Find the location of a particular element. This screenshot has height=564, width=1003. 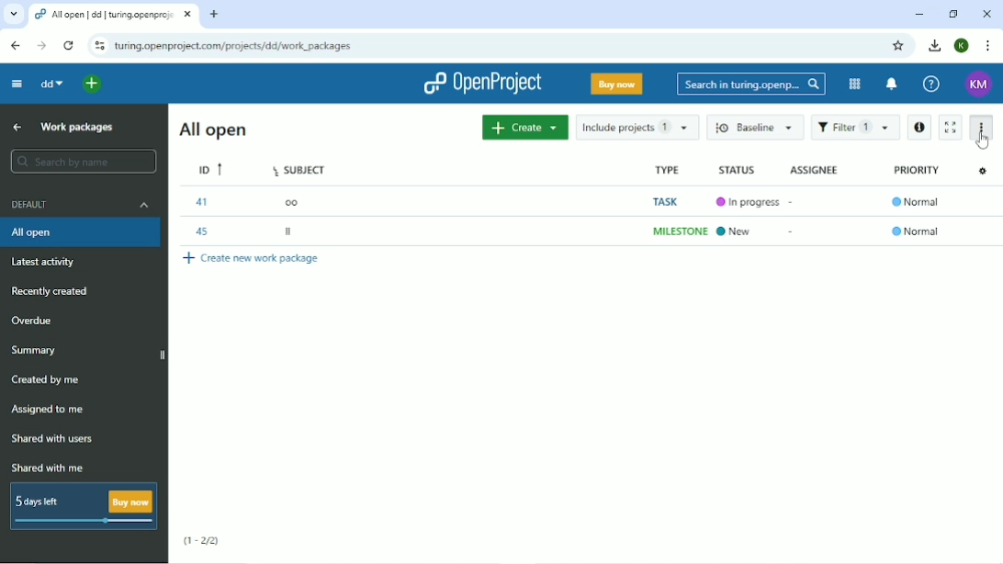

Search tabs is located at coordinates (13, 13).